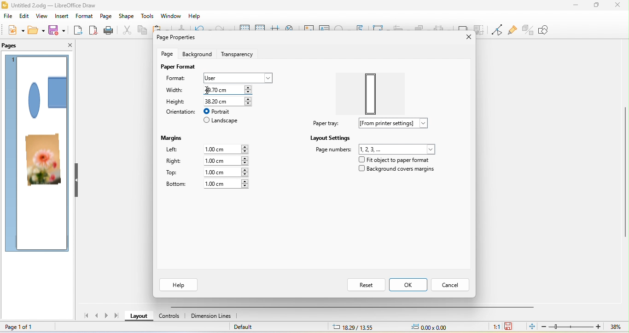  Describe the element at coordinates (27, 327) in the screenshot. I see `page 1 of 1` at that location.